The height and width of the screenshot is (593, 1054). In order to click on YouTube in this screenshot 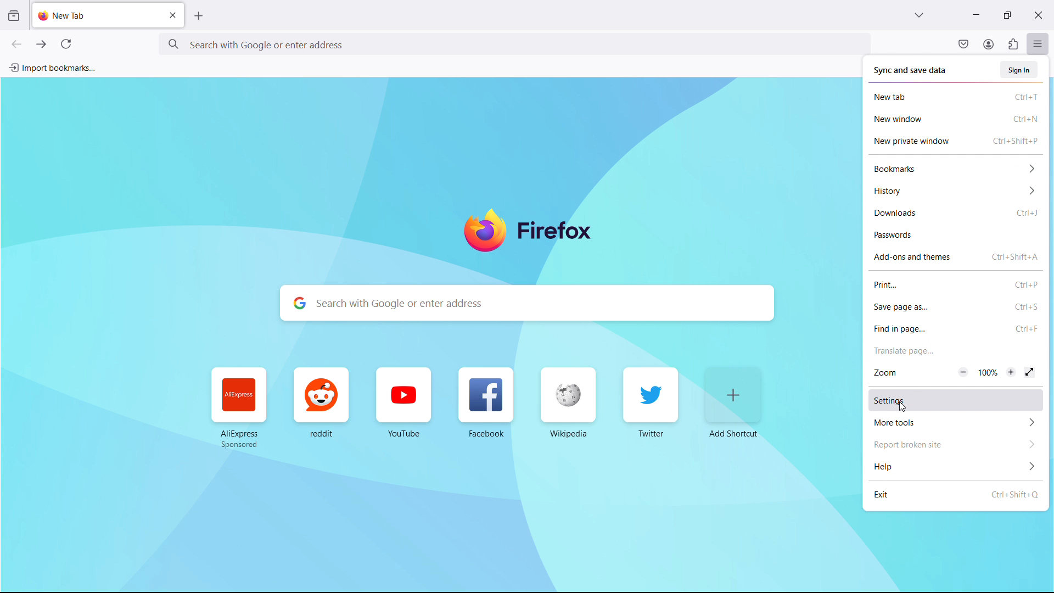, I will do `click(407, 402)`.